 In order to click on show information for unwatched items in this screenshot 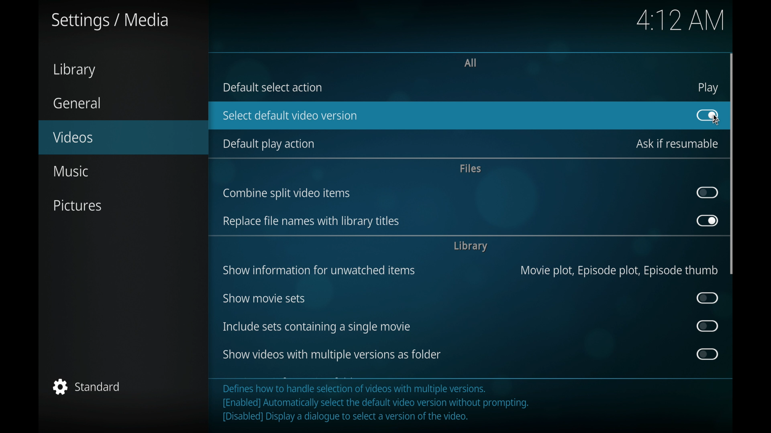, I will do `click(318, 270)`.